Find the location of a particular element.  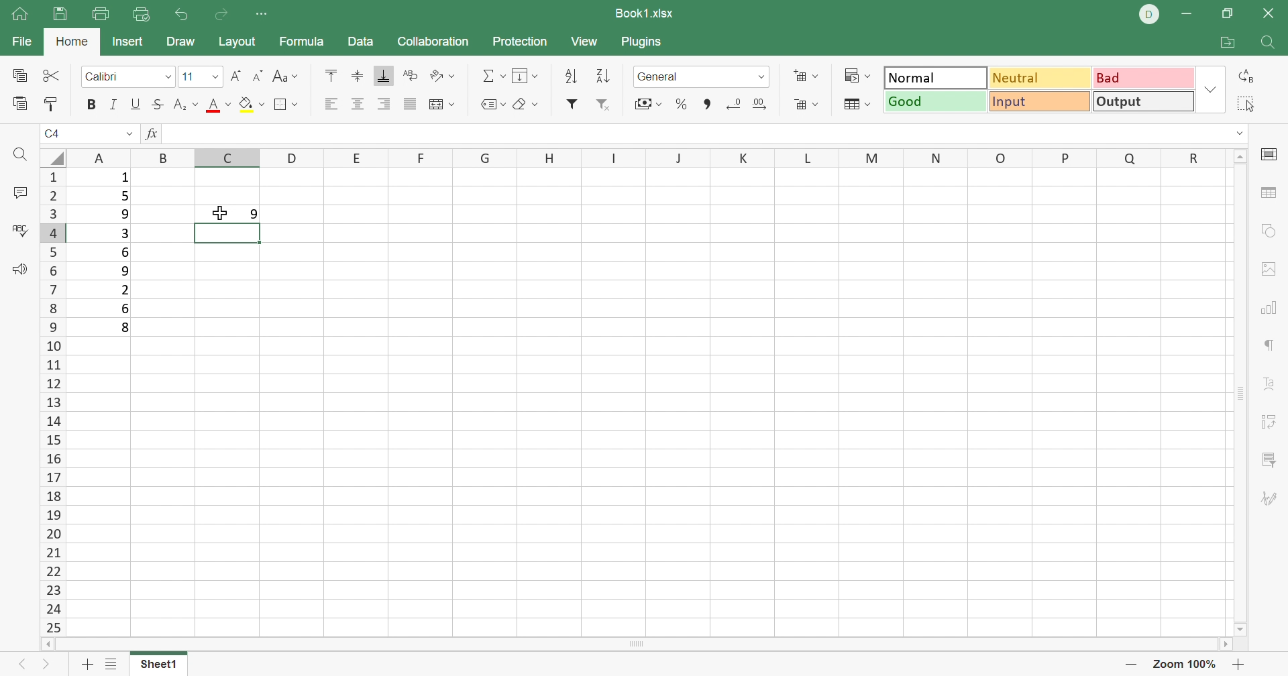

print is located at coordinates (102, 14).